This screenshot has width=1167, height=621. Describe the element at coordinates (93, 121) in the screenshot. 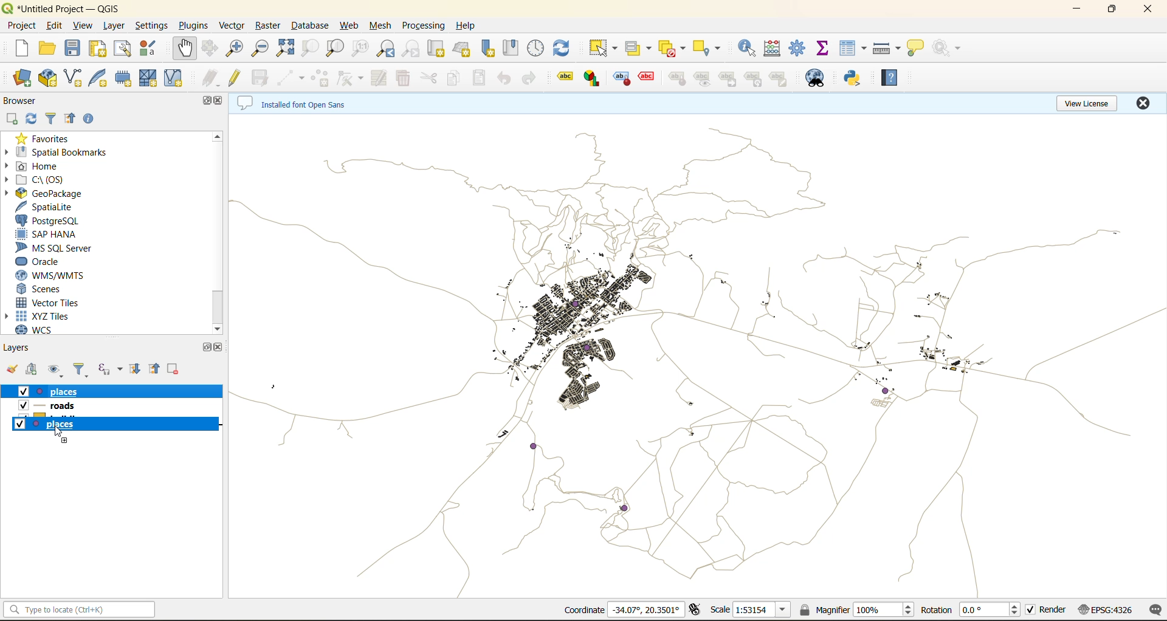

I see `enable properties` at that location.